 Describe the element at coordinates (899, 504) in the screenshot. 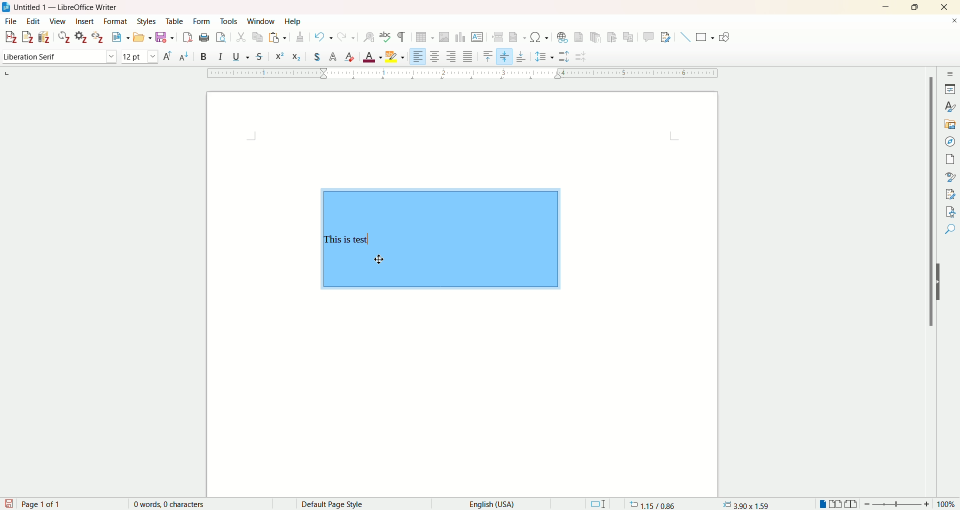

I see `zoom bar` at that location.